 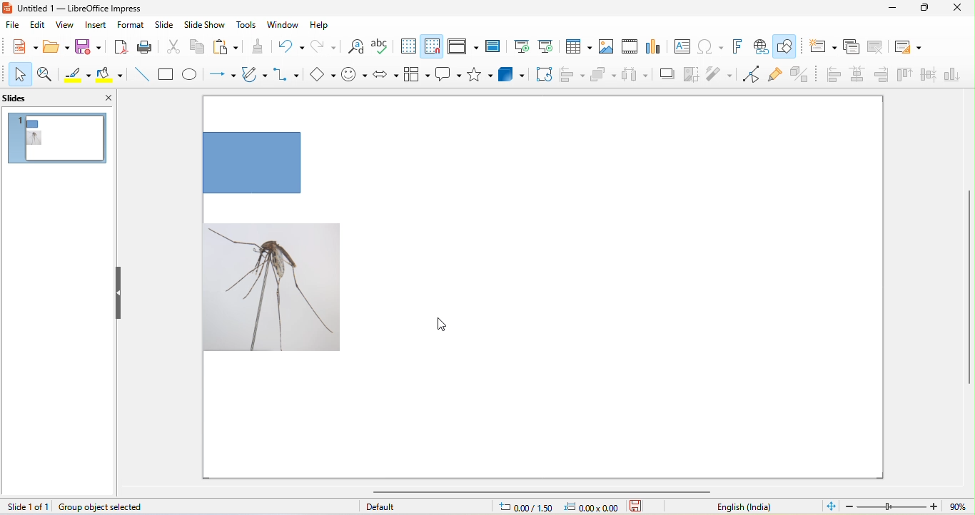 What do you see at coordinates (495, 46) in the screenshot?
I see `master slide` at bounding box center [495, 46].